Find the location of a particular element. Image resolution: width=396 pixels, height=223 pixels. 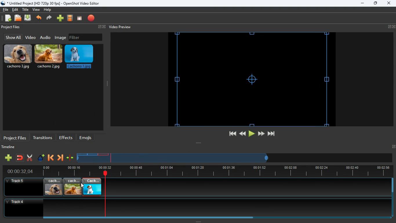

film is located at coordinates (70, 18).